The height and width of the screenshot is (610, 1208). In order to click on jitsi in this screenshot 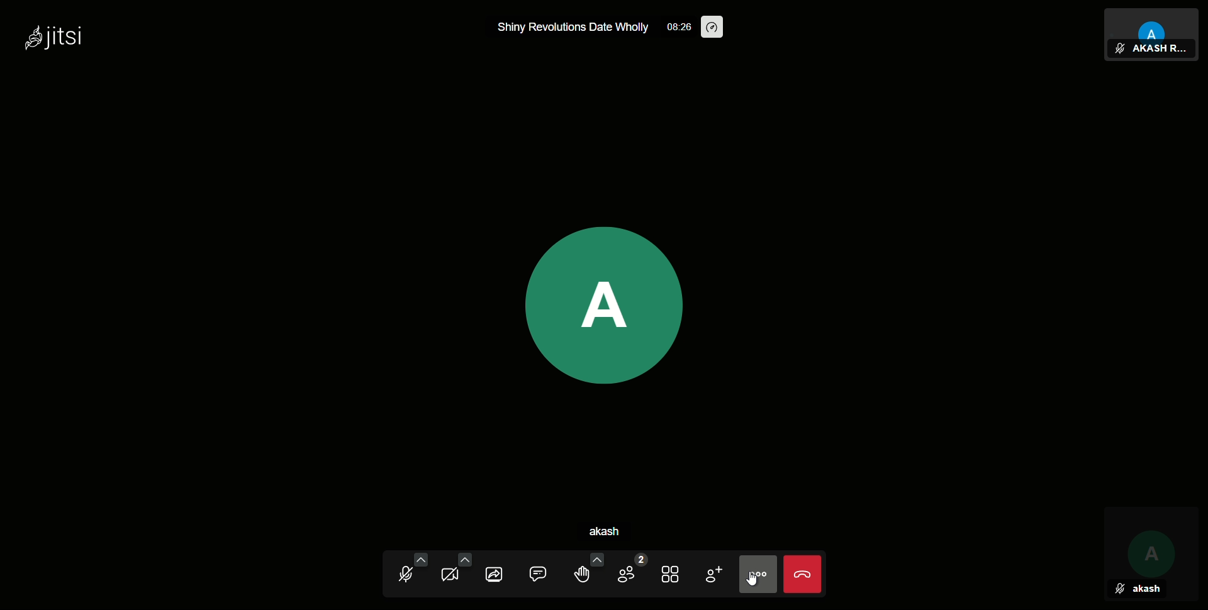, I will do `click(53, 40)`.